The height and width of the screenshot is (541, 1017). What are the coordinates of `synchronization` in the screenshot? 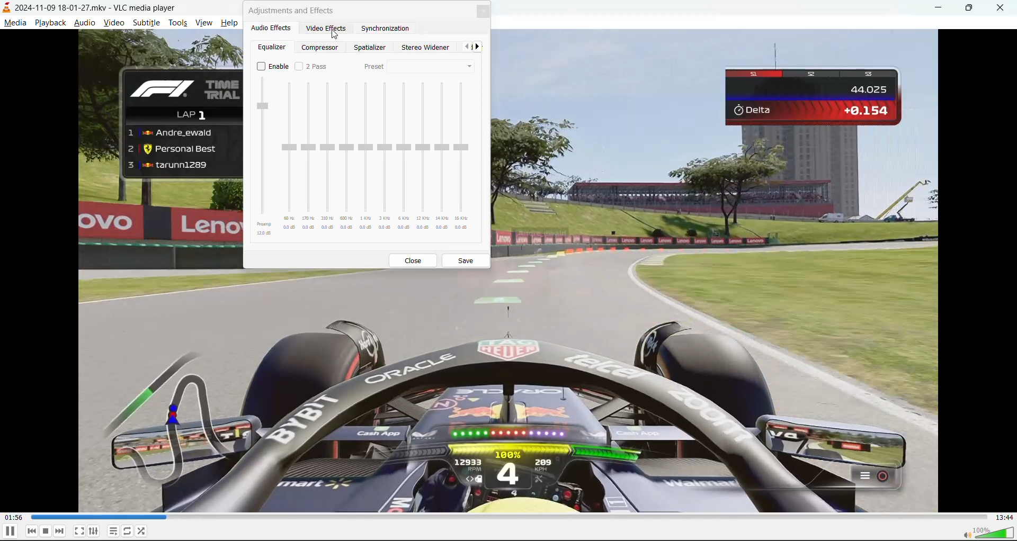 It's located at (380, 30).